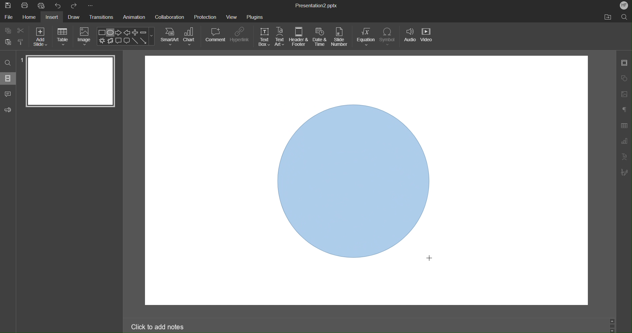  I want to click on Add Size, so click(40, 36).